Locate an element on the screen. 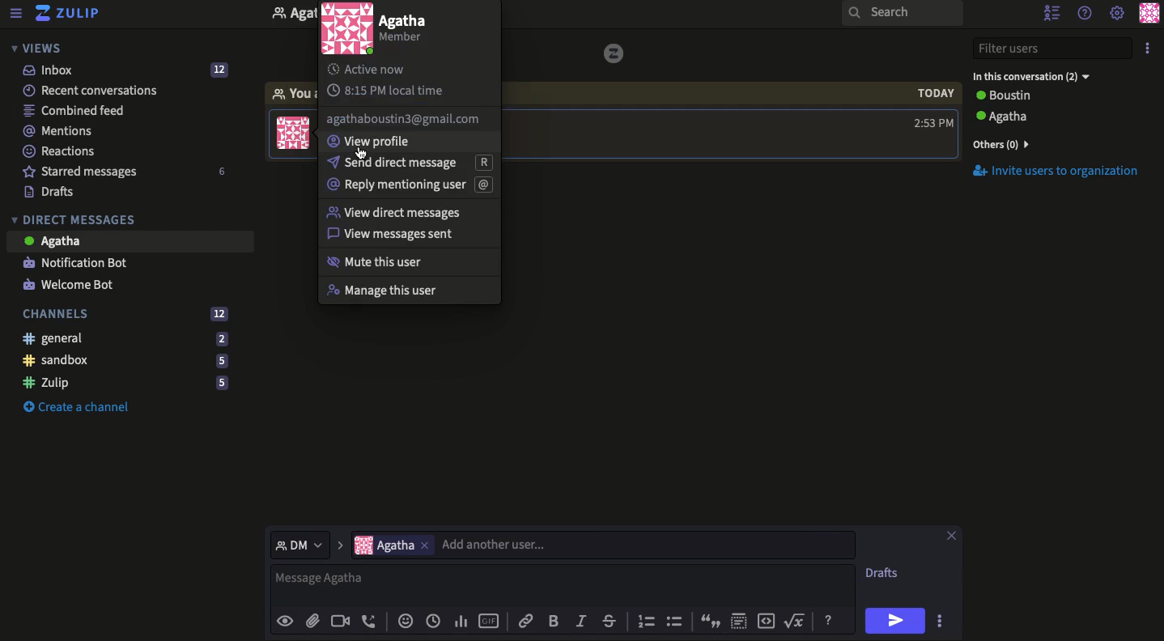  Time is located at coordinates (935, 123).